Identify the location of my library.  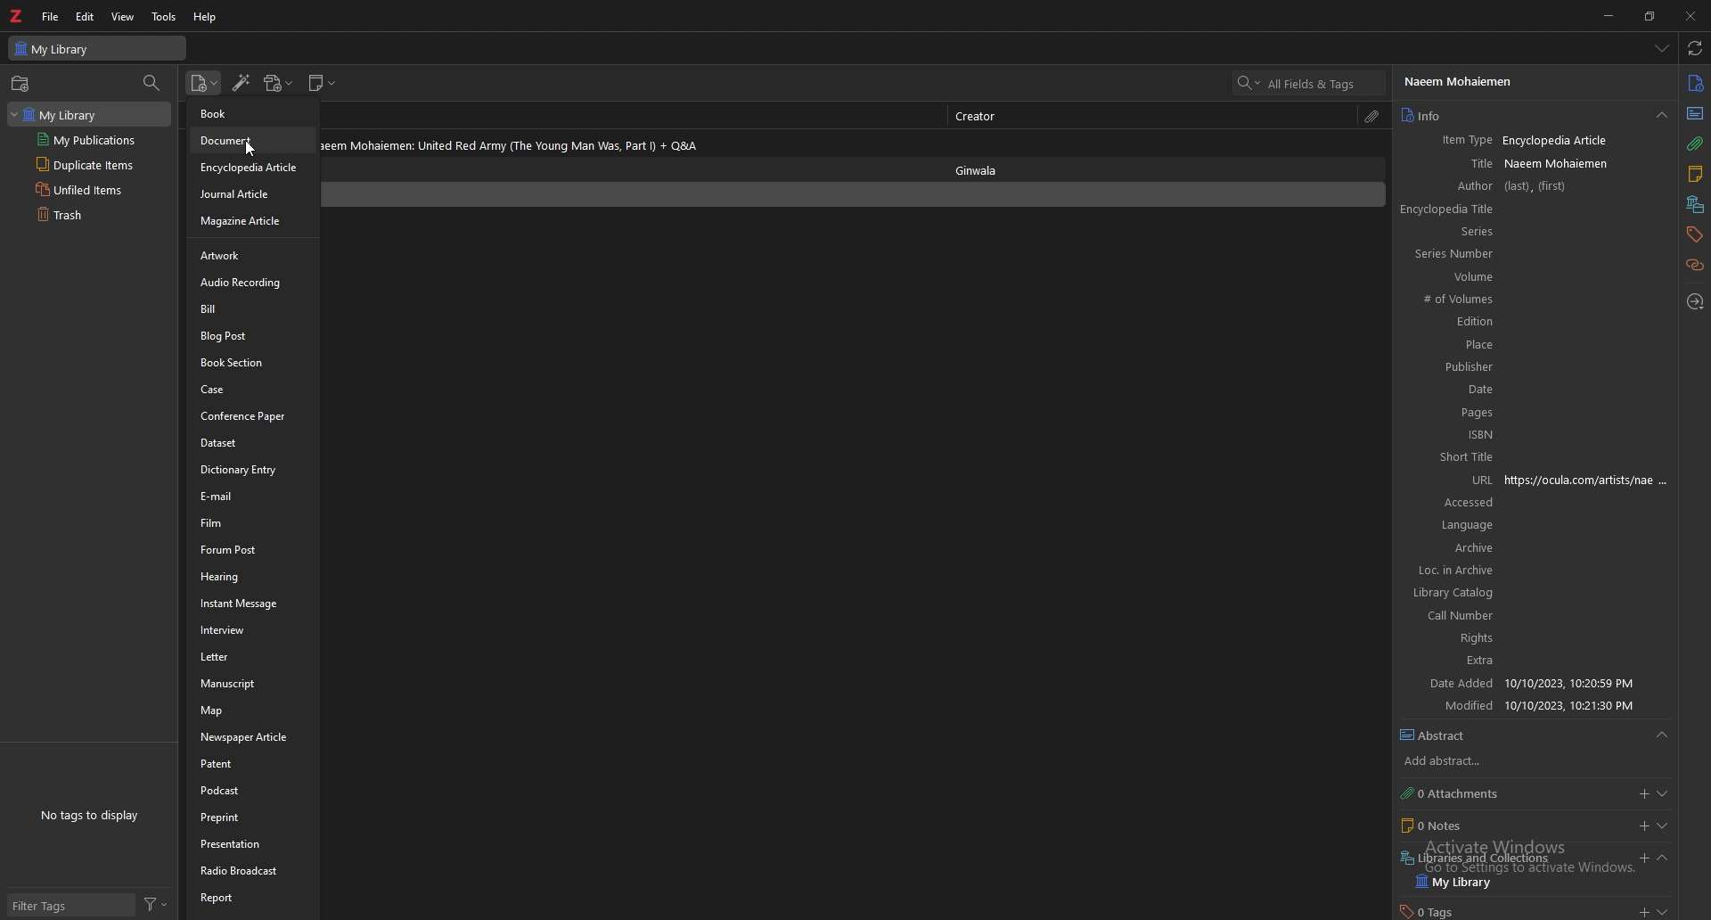
(1527, 882).